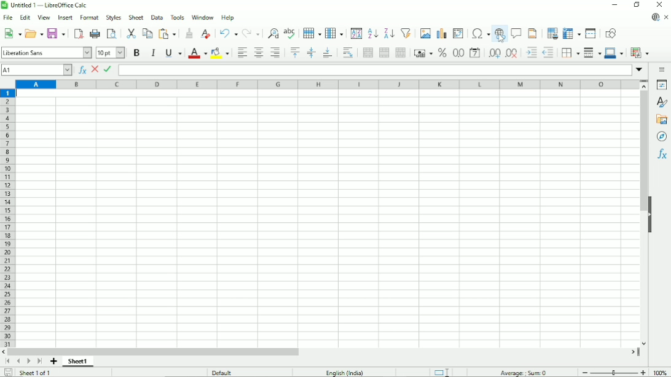  Describe the element at coordinates (335, 33) in the screenshot. I see `Column` at that location.